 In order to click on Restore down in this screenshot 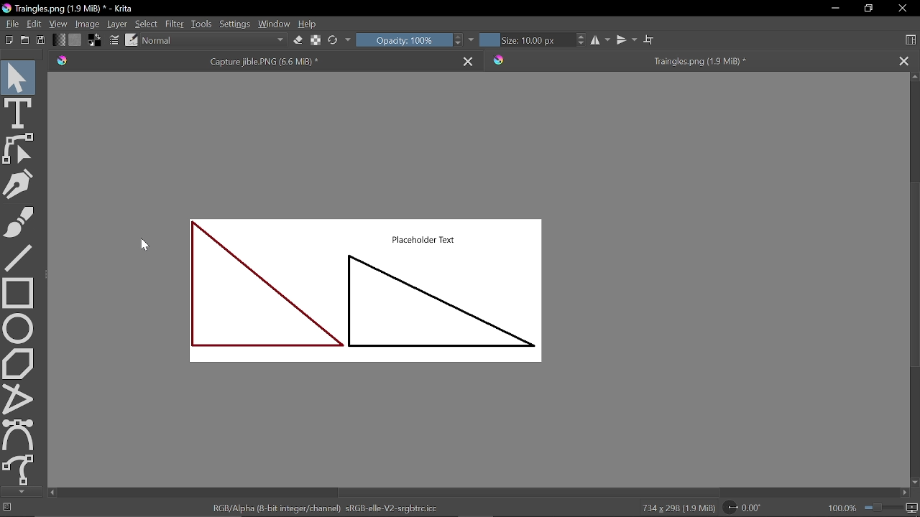, I will do `click(867, 9)`.